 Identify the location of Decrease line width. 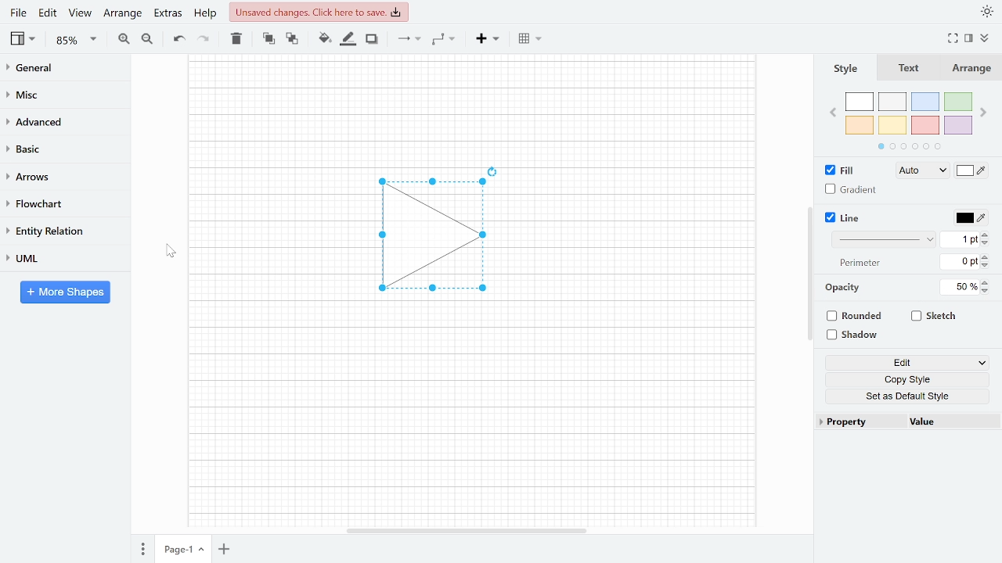
(987, 242).